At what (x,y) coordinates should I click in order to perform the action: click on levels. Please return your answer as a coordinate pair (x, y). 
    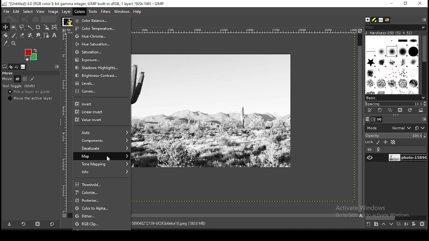
    Looking at the image, I should click on (101, 84).